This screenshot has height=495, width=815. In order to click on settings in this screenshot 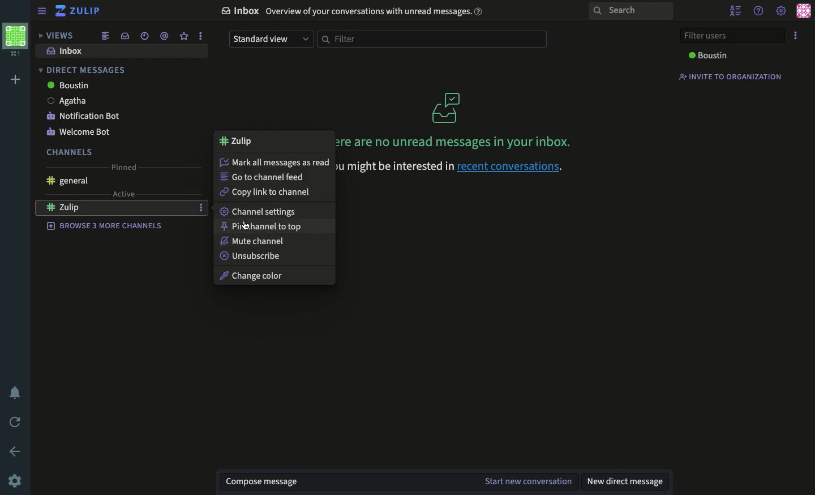, I will do `click(780, 11)`.